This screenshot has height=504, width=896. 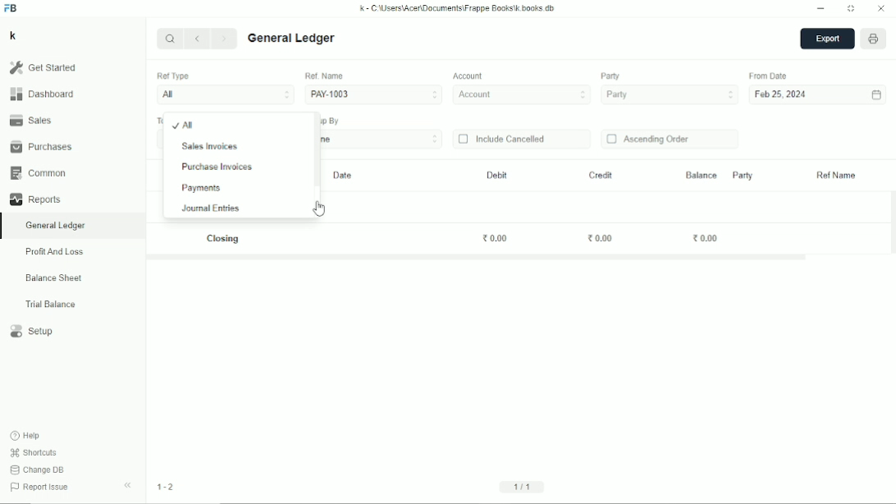 What do you see at coordinates (56, 226) in the screenshot?
I see `General ledger` at bounding box center [56, 226].